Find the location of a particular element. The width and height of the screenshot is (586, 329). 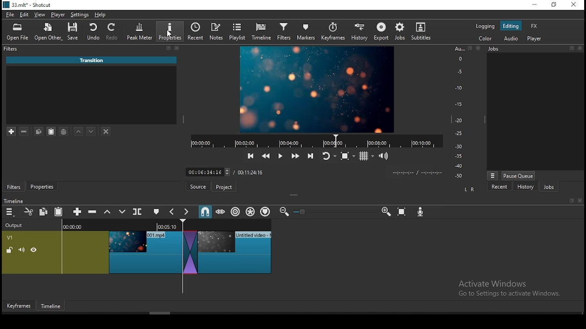

properties is located at coordinates (44, 187).